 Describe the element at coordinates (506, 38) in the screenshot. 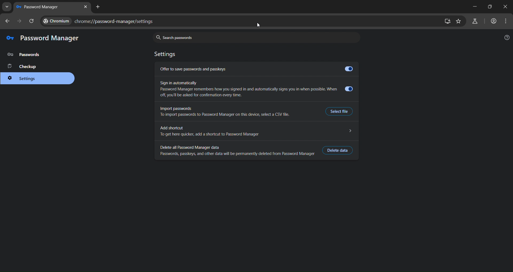

I see `help` at that location.